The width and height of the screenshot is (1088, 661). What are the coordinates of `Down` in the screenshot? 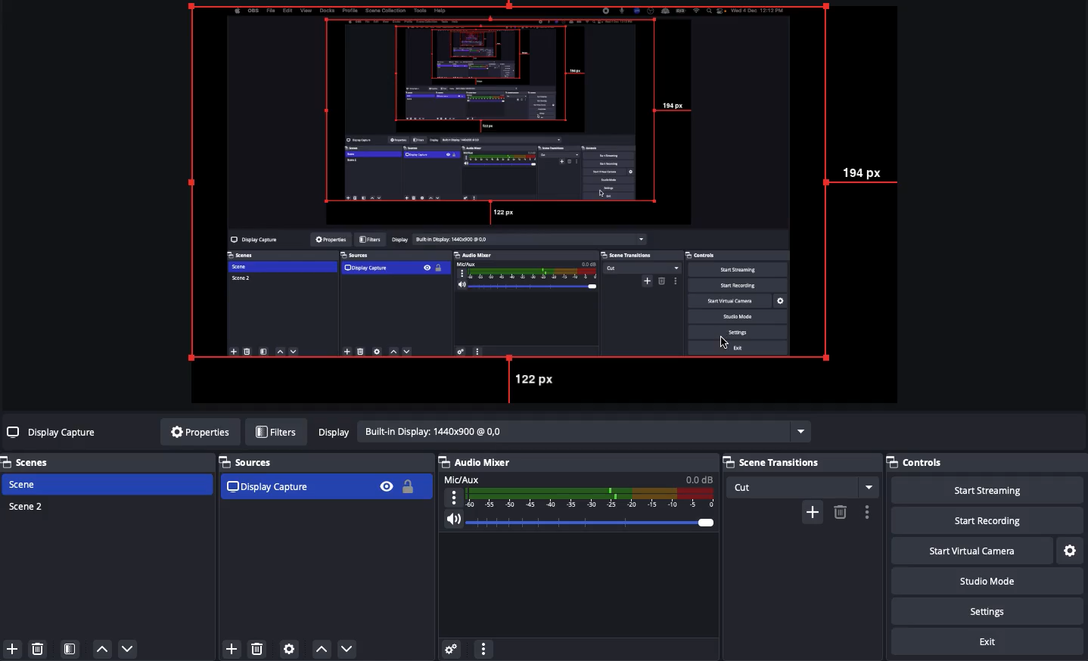 It's located at (348, 647).